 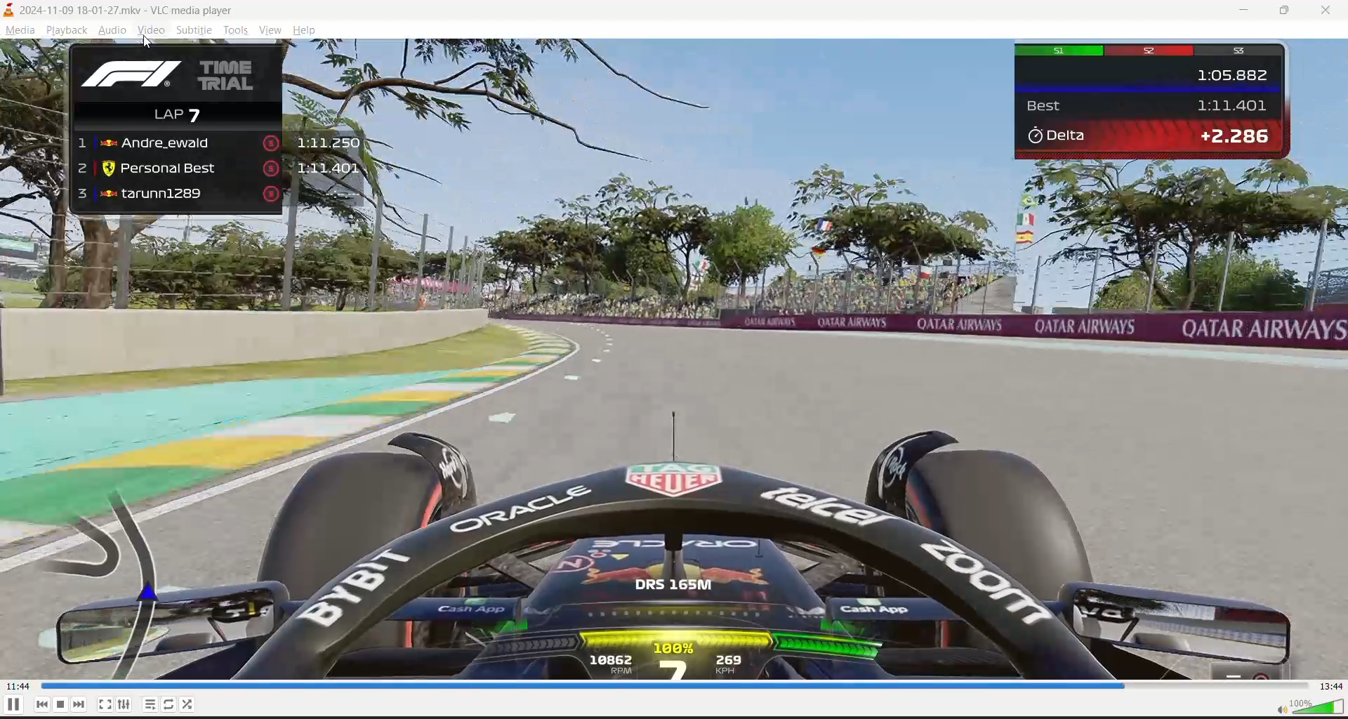 I want to click on playlists, so click(x=151, y=703).